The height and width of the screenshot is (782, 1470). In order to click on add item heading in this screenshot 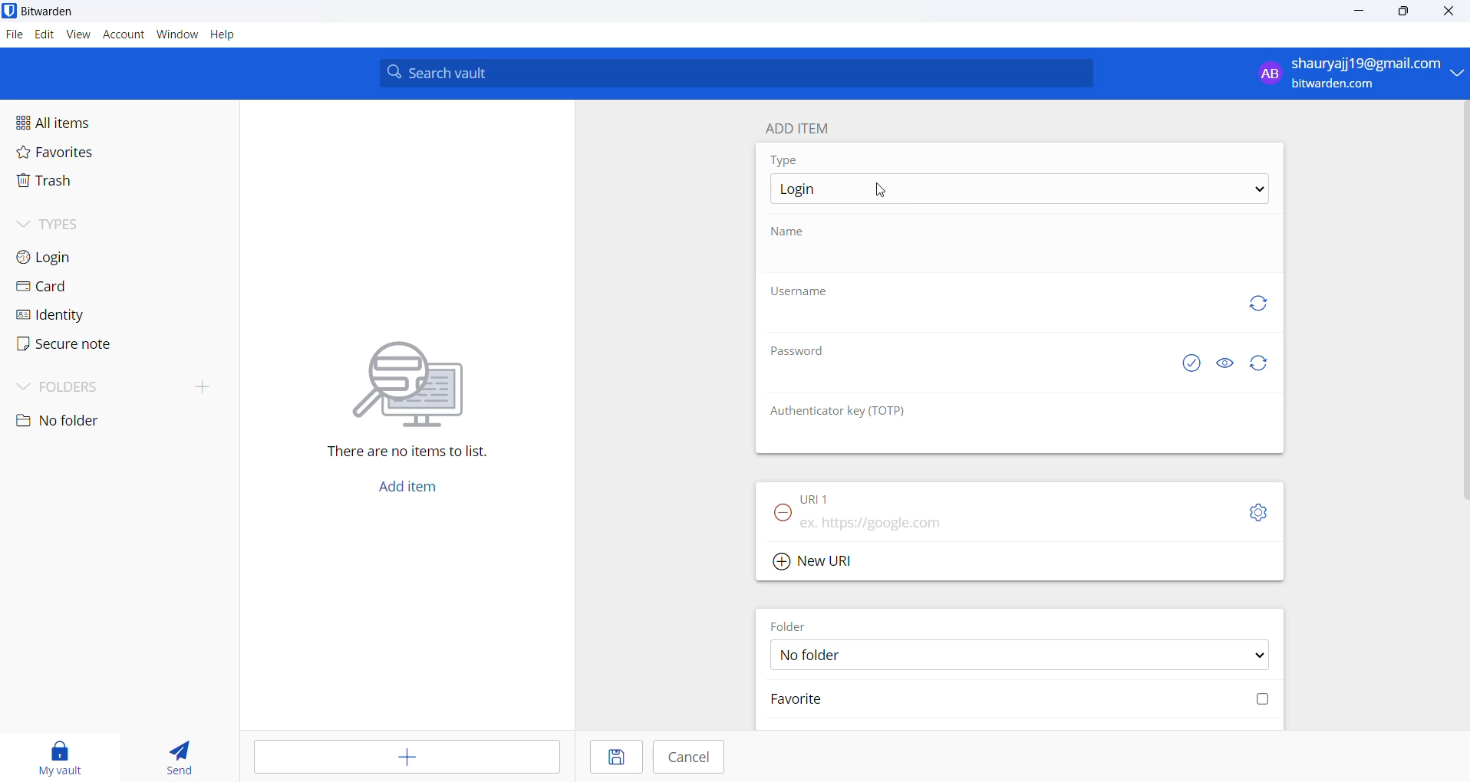, I will do `click(804, 129)`.